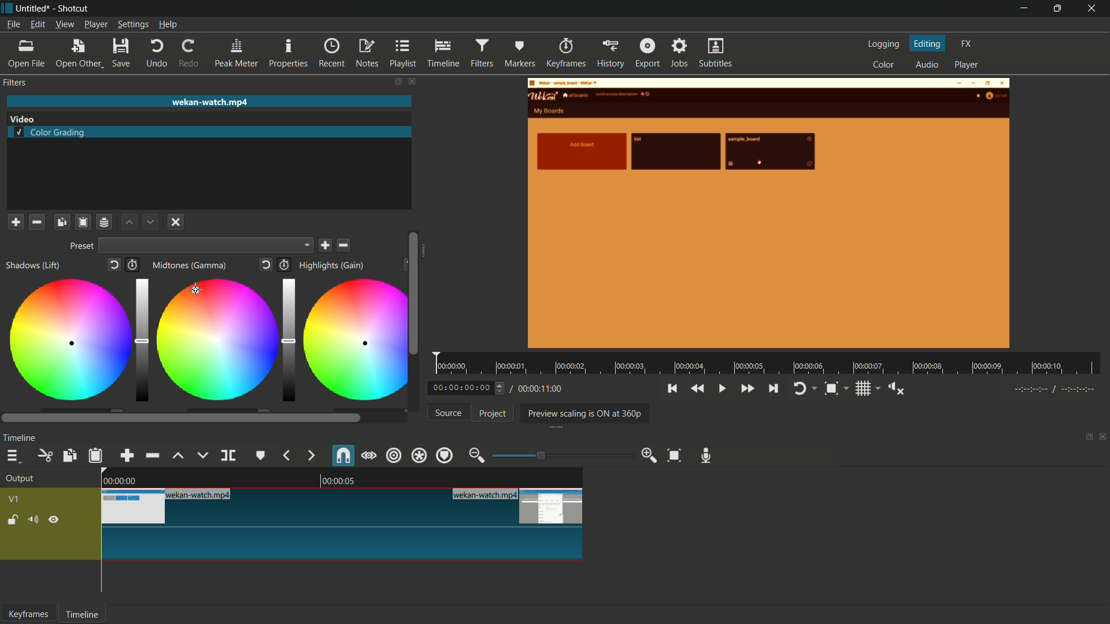  Describe the element at coordinates (79, 54) in the screenshot. I see `open other` at that location.